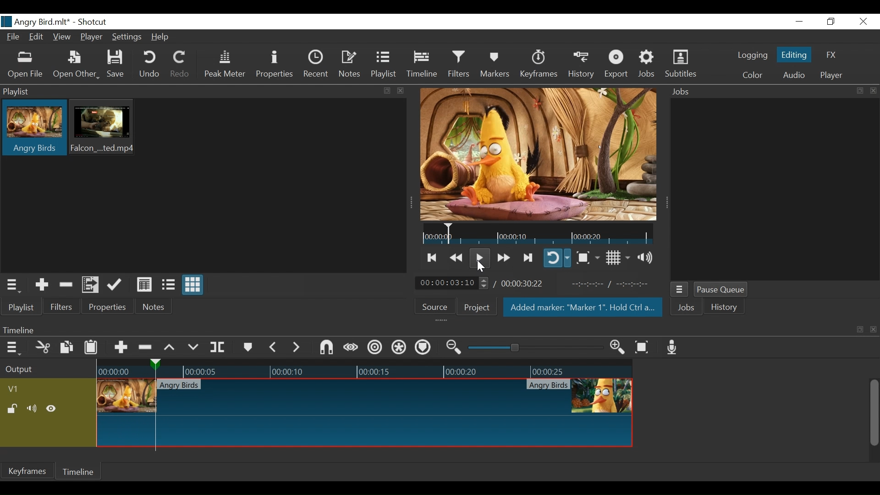  I want to click on FX, so click(831, 55).